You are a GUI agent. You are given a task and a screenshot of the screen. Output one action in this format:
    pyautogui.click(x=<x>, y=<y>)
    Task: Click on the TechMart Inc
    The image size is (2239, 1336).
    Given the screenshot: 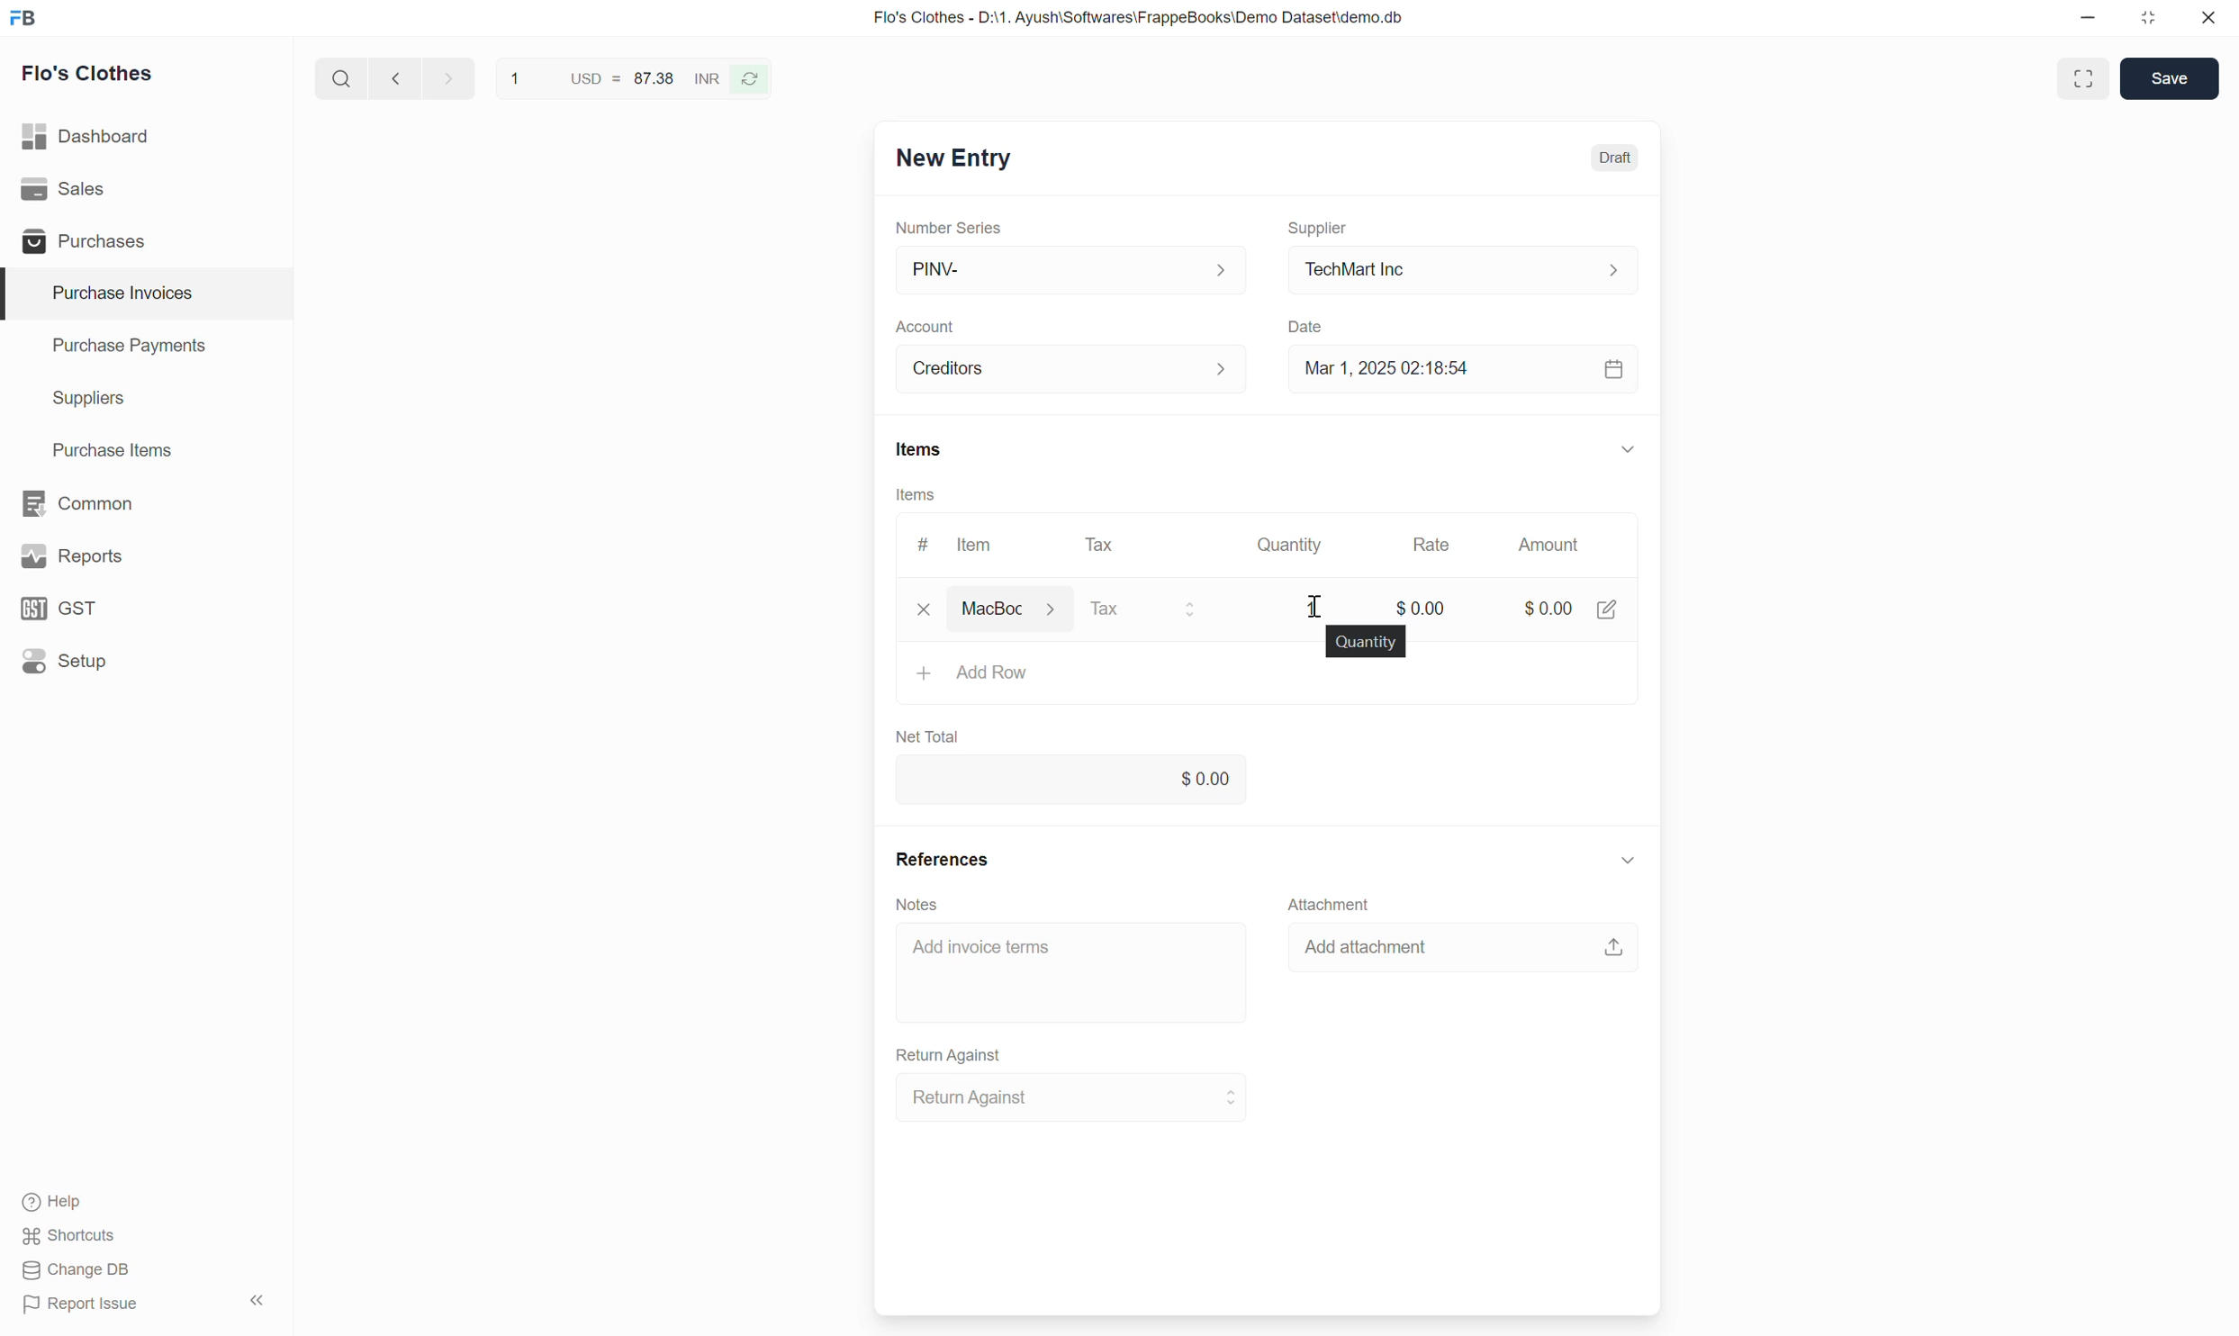 What is the action you would take?
    pyautogui.click(x=1464, y=271)
    